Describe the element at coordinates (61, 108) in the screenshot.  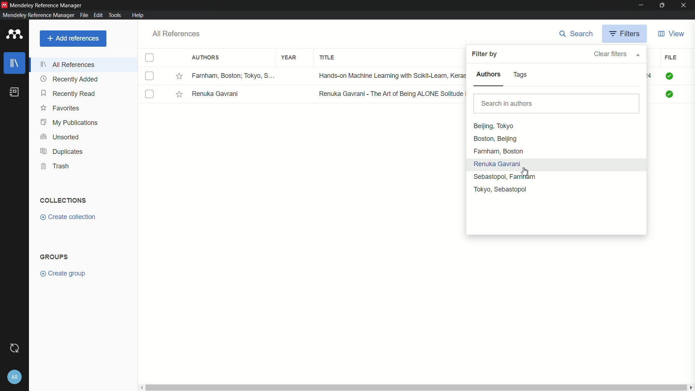
I see `favorites` at that location.